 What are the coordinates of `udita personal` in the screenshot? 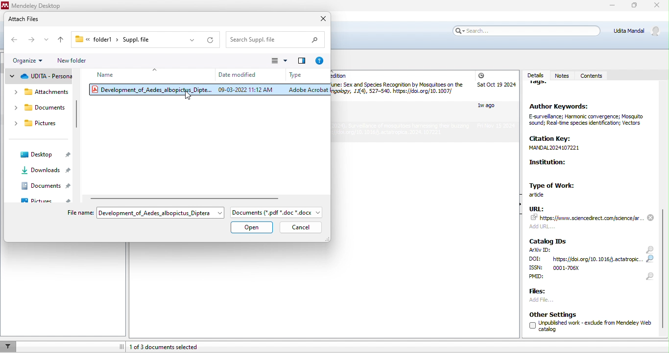 It's located at (40, 78).